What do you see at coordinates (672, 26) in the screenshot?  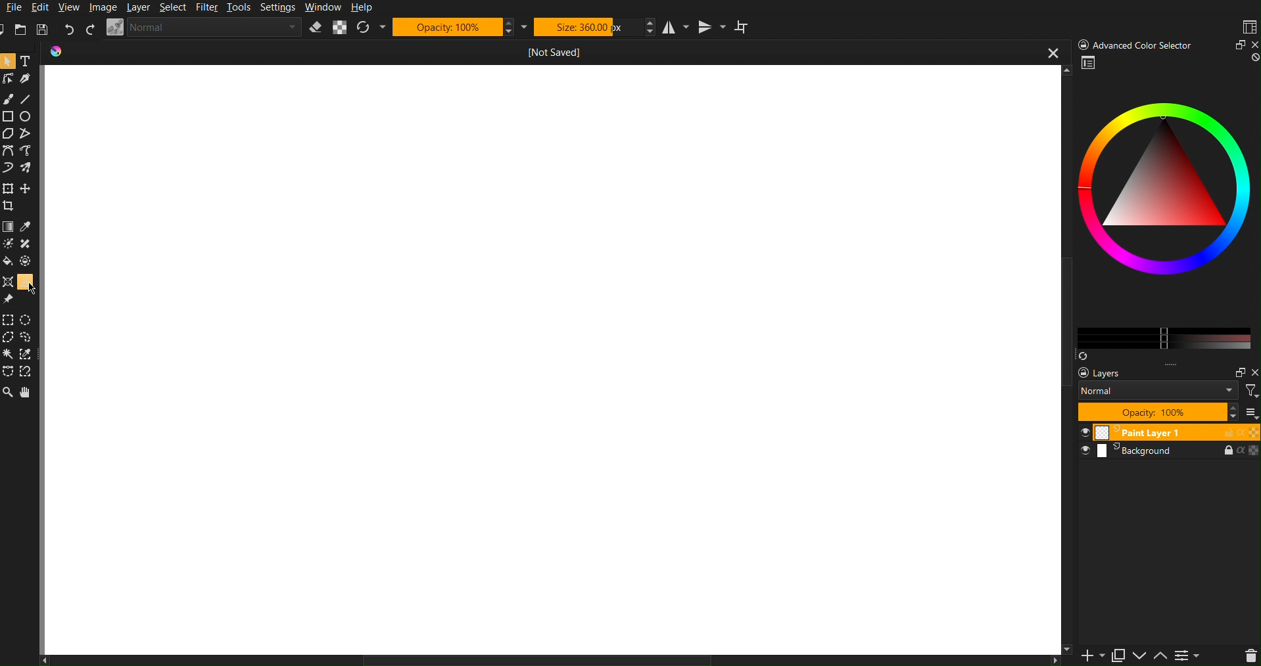 I see `Horizontal Mirror` at bounding box center [672, 26].